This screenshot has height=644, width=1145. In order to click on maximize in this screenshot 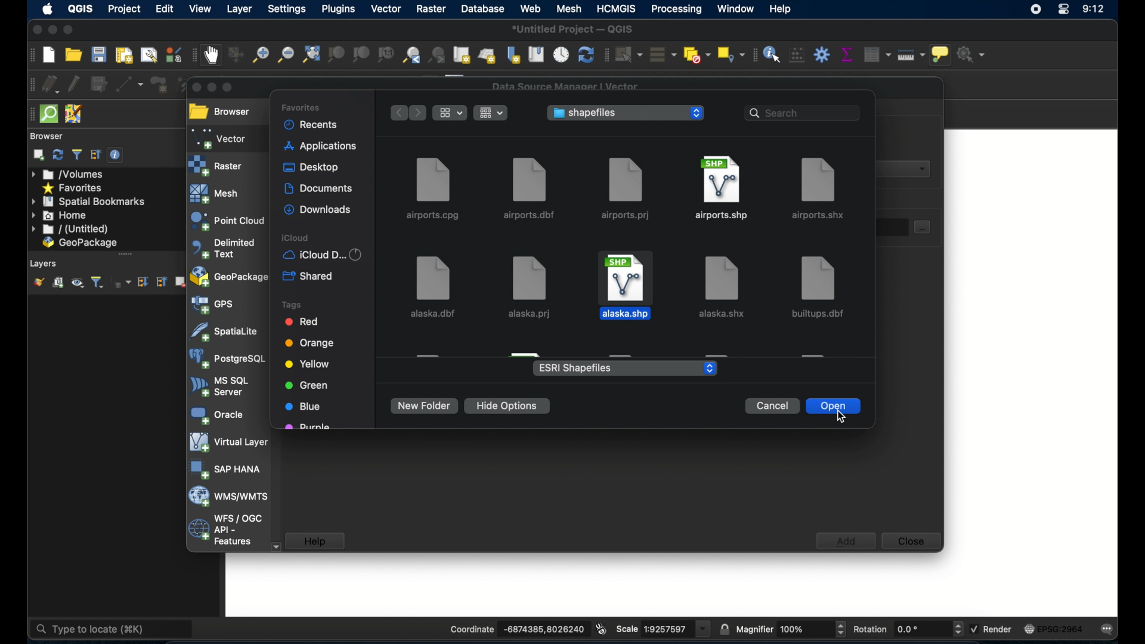, I will do `click(70, 30)`.